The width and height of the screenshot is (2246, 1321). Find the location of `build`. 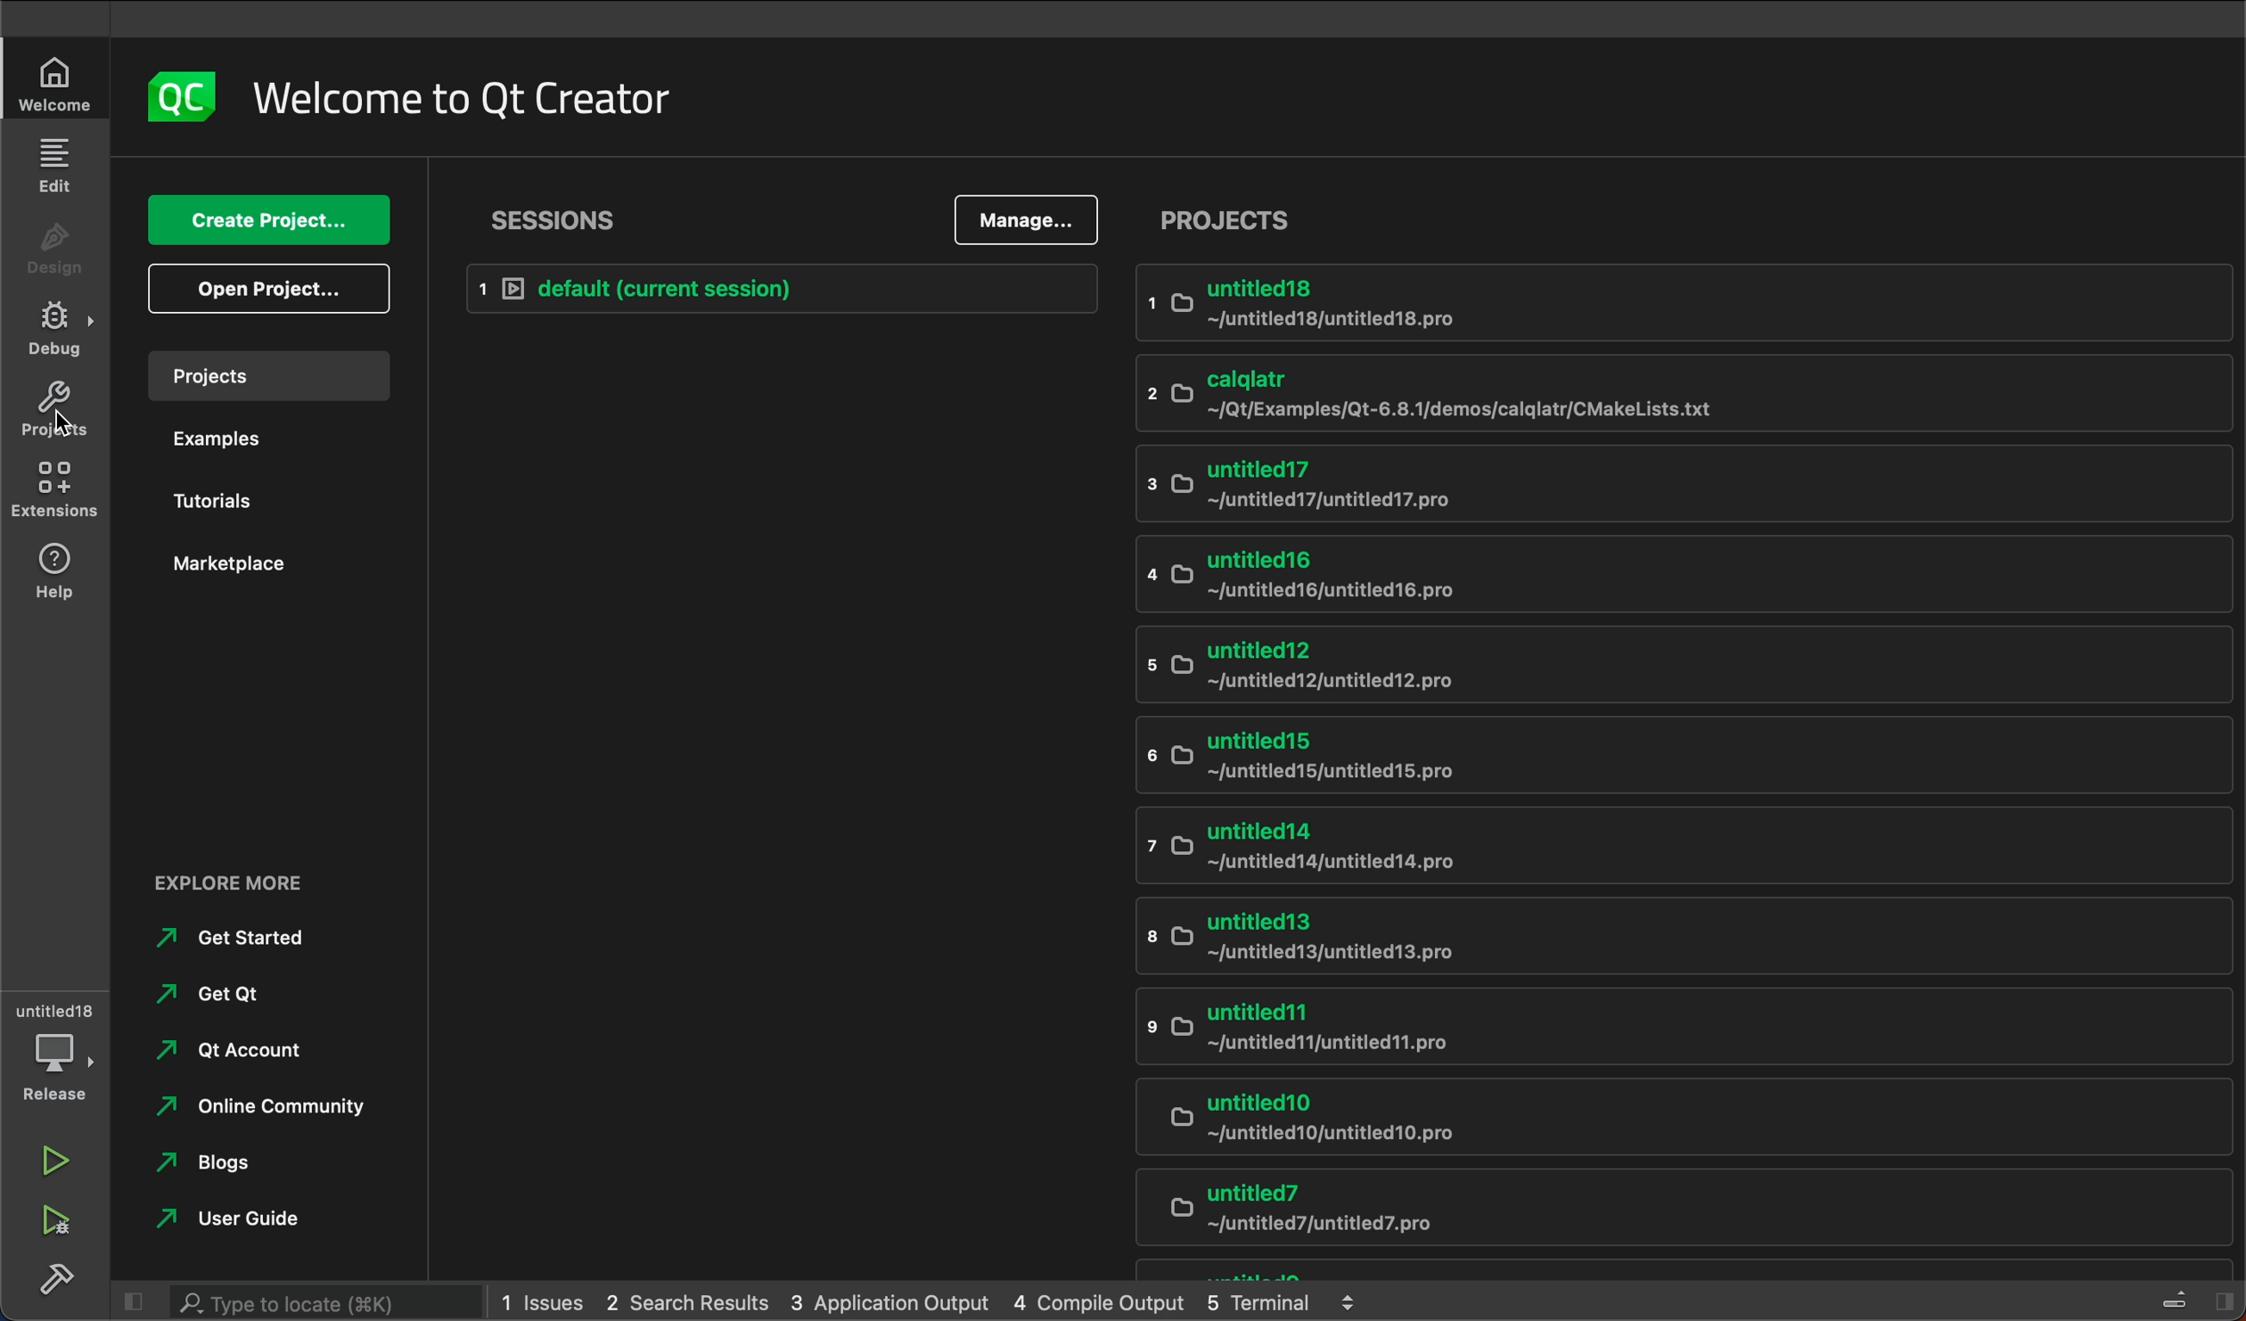

build is located at coordinates (57, 1282).